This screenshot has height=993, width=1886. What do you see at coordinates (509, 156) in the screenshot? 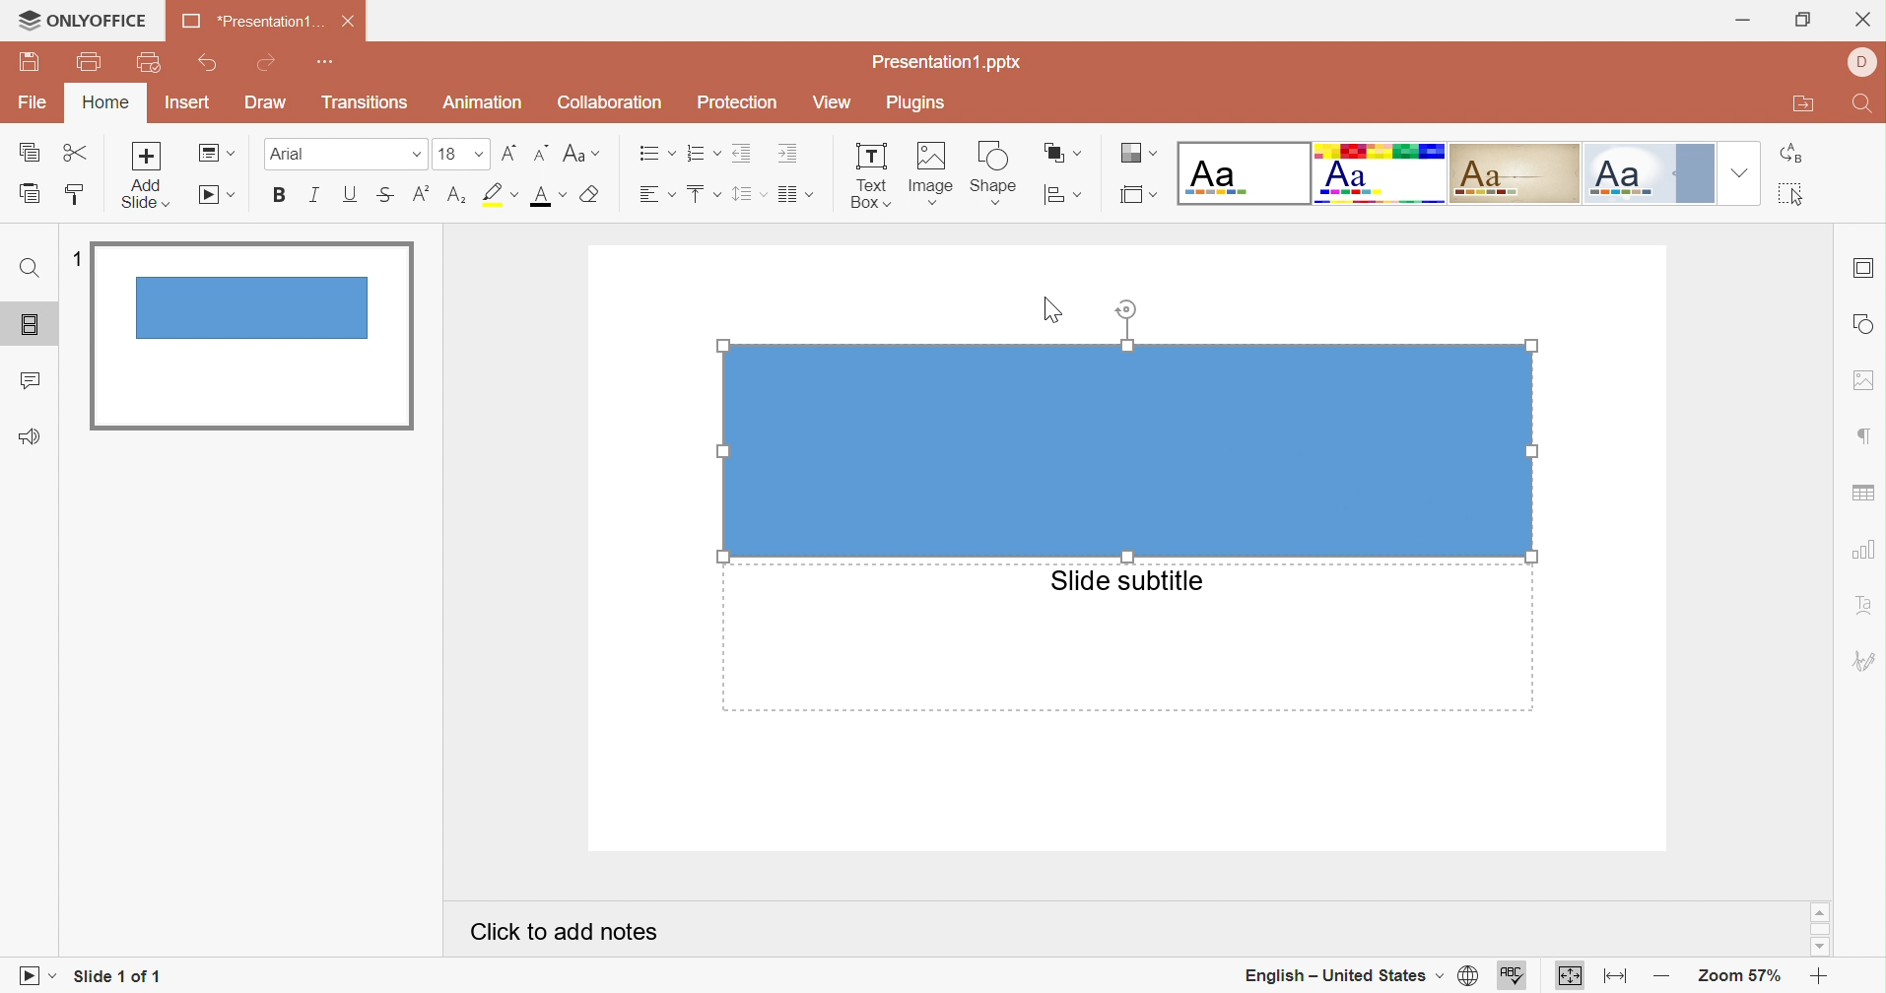
I see `Increment font size` at bounding box center [509, 156].